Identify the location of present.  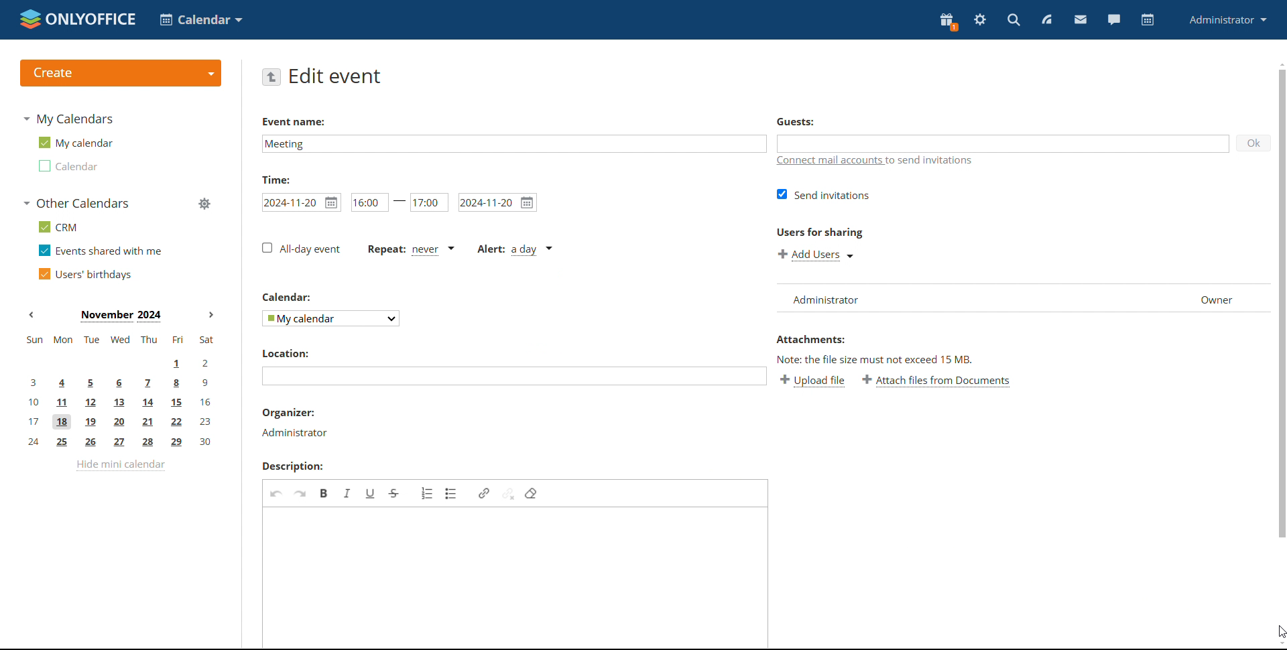
(948, 21).